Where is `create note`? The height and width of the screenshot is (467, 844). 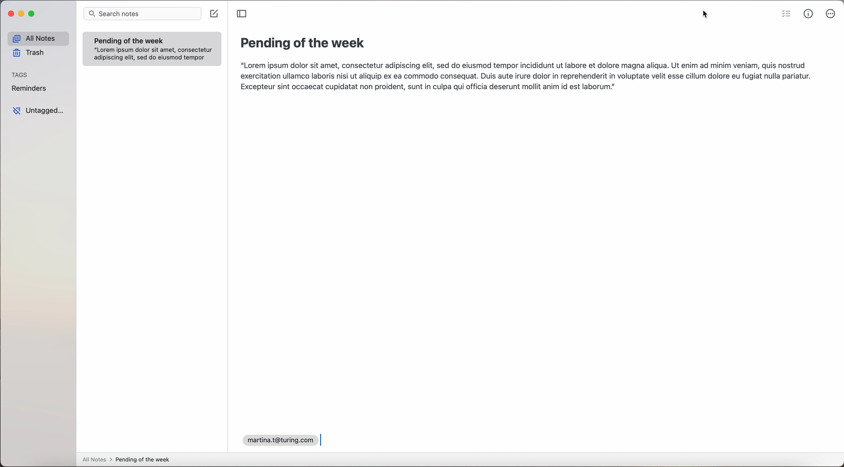 create note is located at coordinates (215, 14).